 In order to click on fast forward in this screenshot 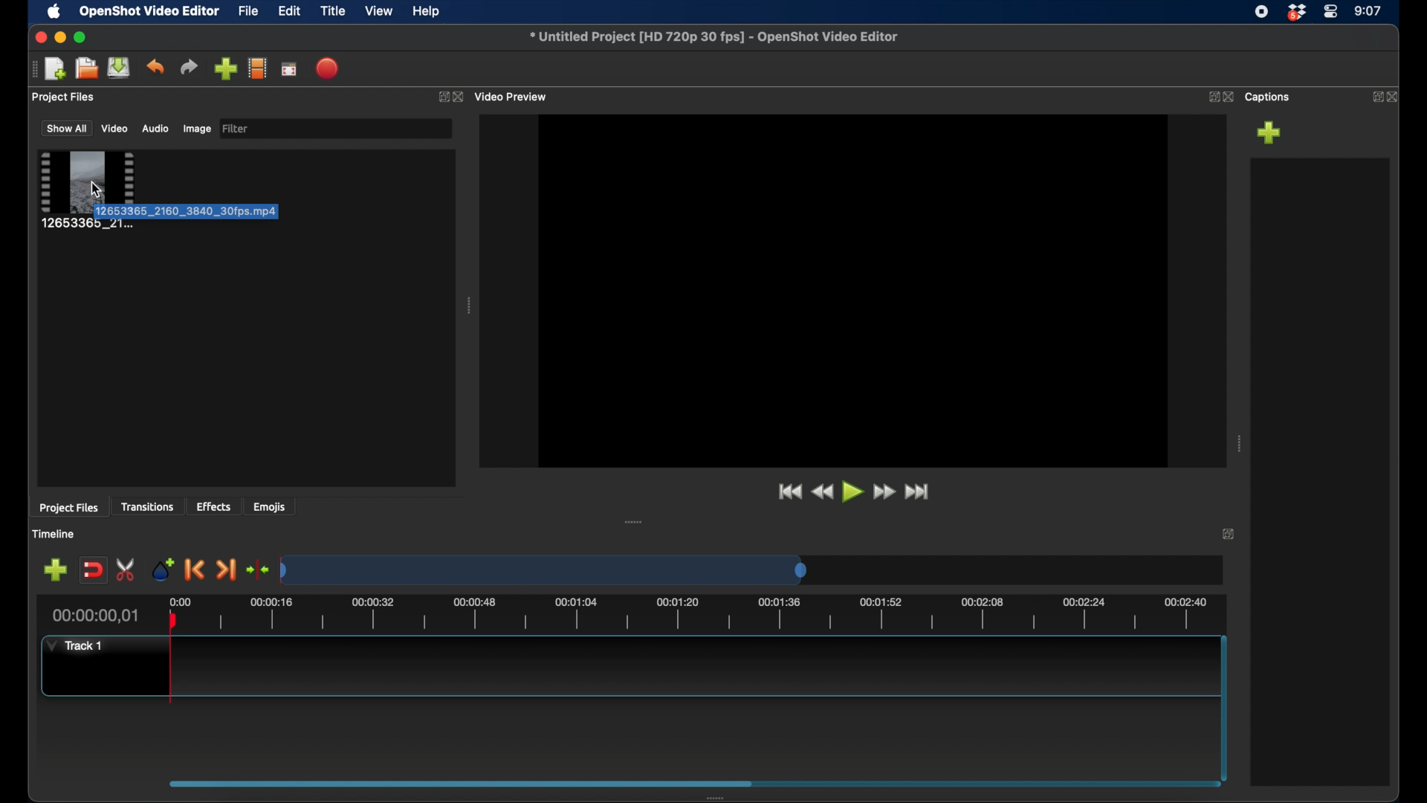, I will do `click(885, 491)`.